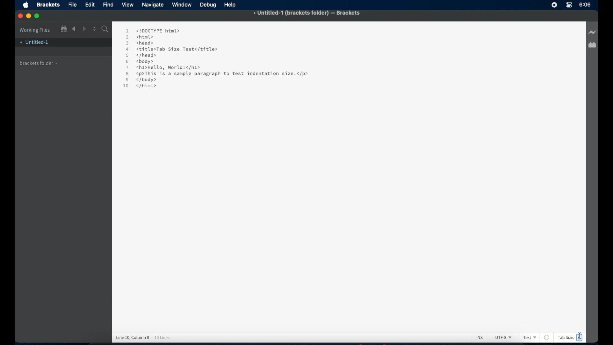  Describe the element at coordinates (140, 42) in the screenshot. I see `3 <head>` at that location.